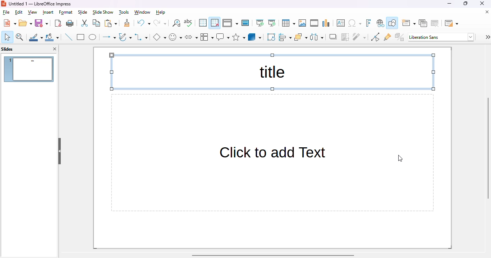  Describe the element at coordinates (70, 23) in the screenshot. I see `print` at that location.